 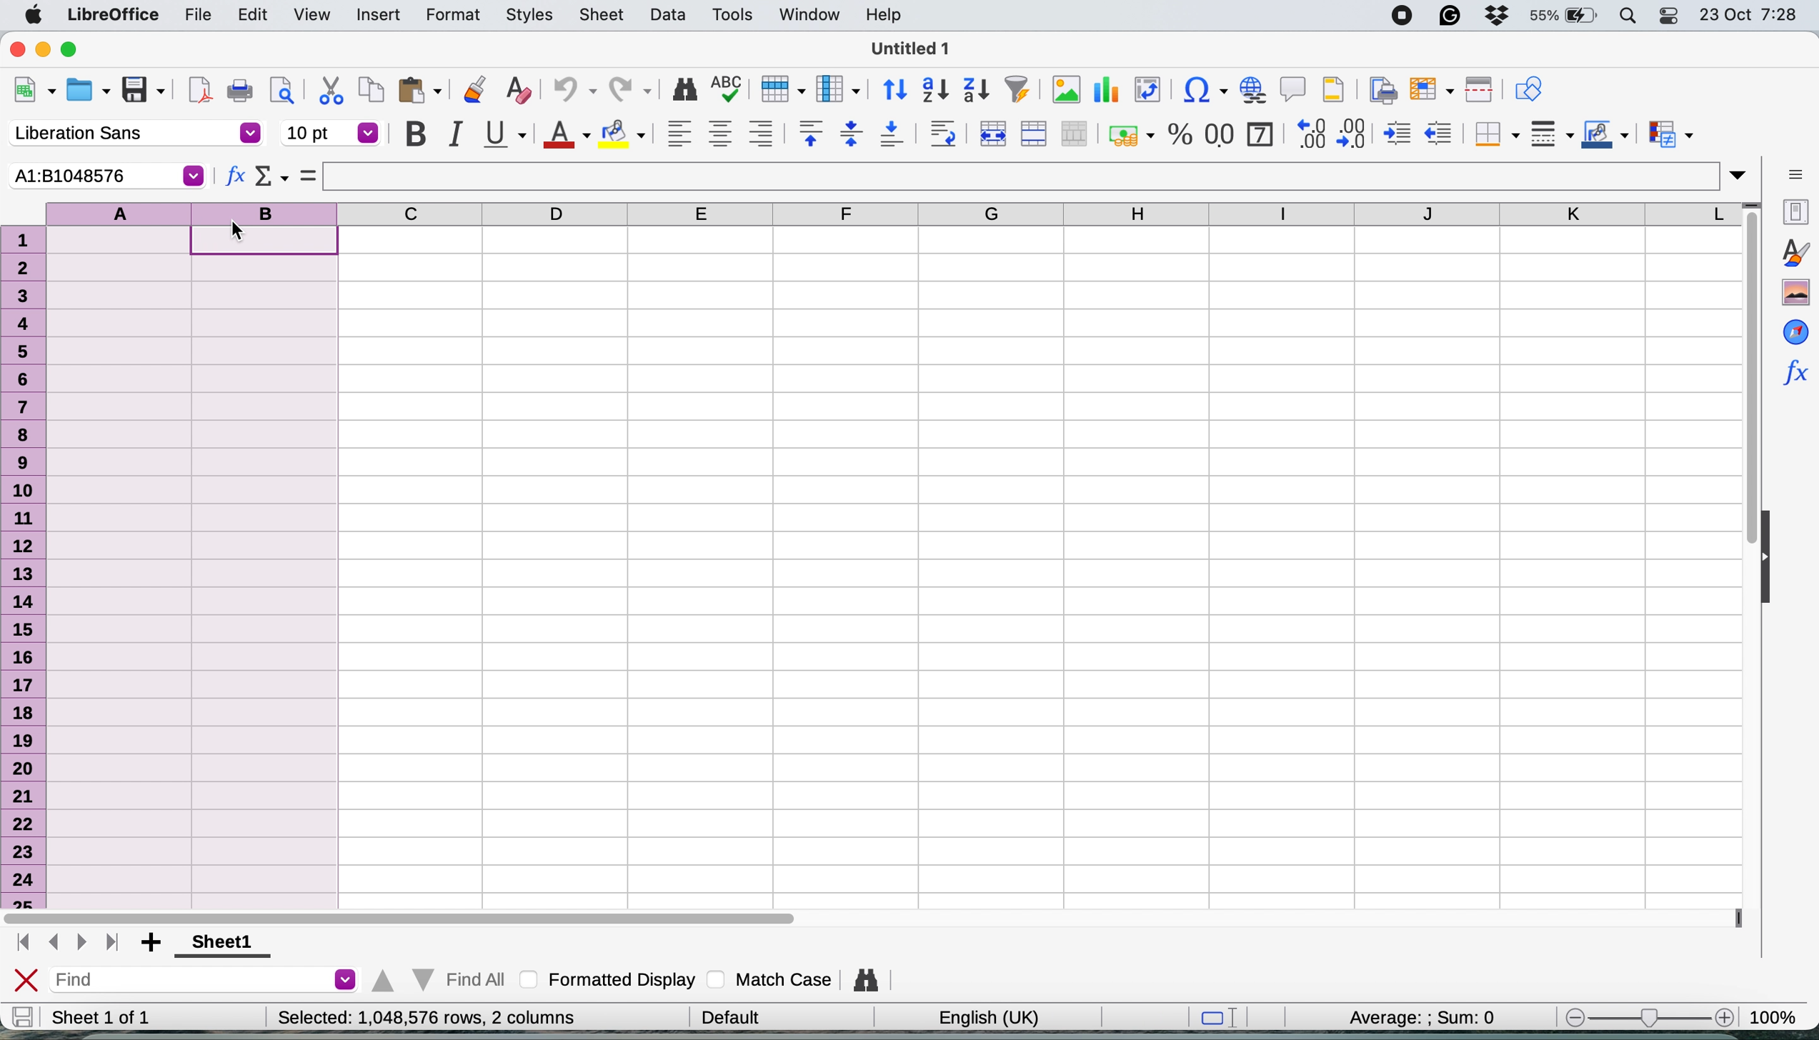 I want to click on row, so click(x=784, y=90).